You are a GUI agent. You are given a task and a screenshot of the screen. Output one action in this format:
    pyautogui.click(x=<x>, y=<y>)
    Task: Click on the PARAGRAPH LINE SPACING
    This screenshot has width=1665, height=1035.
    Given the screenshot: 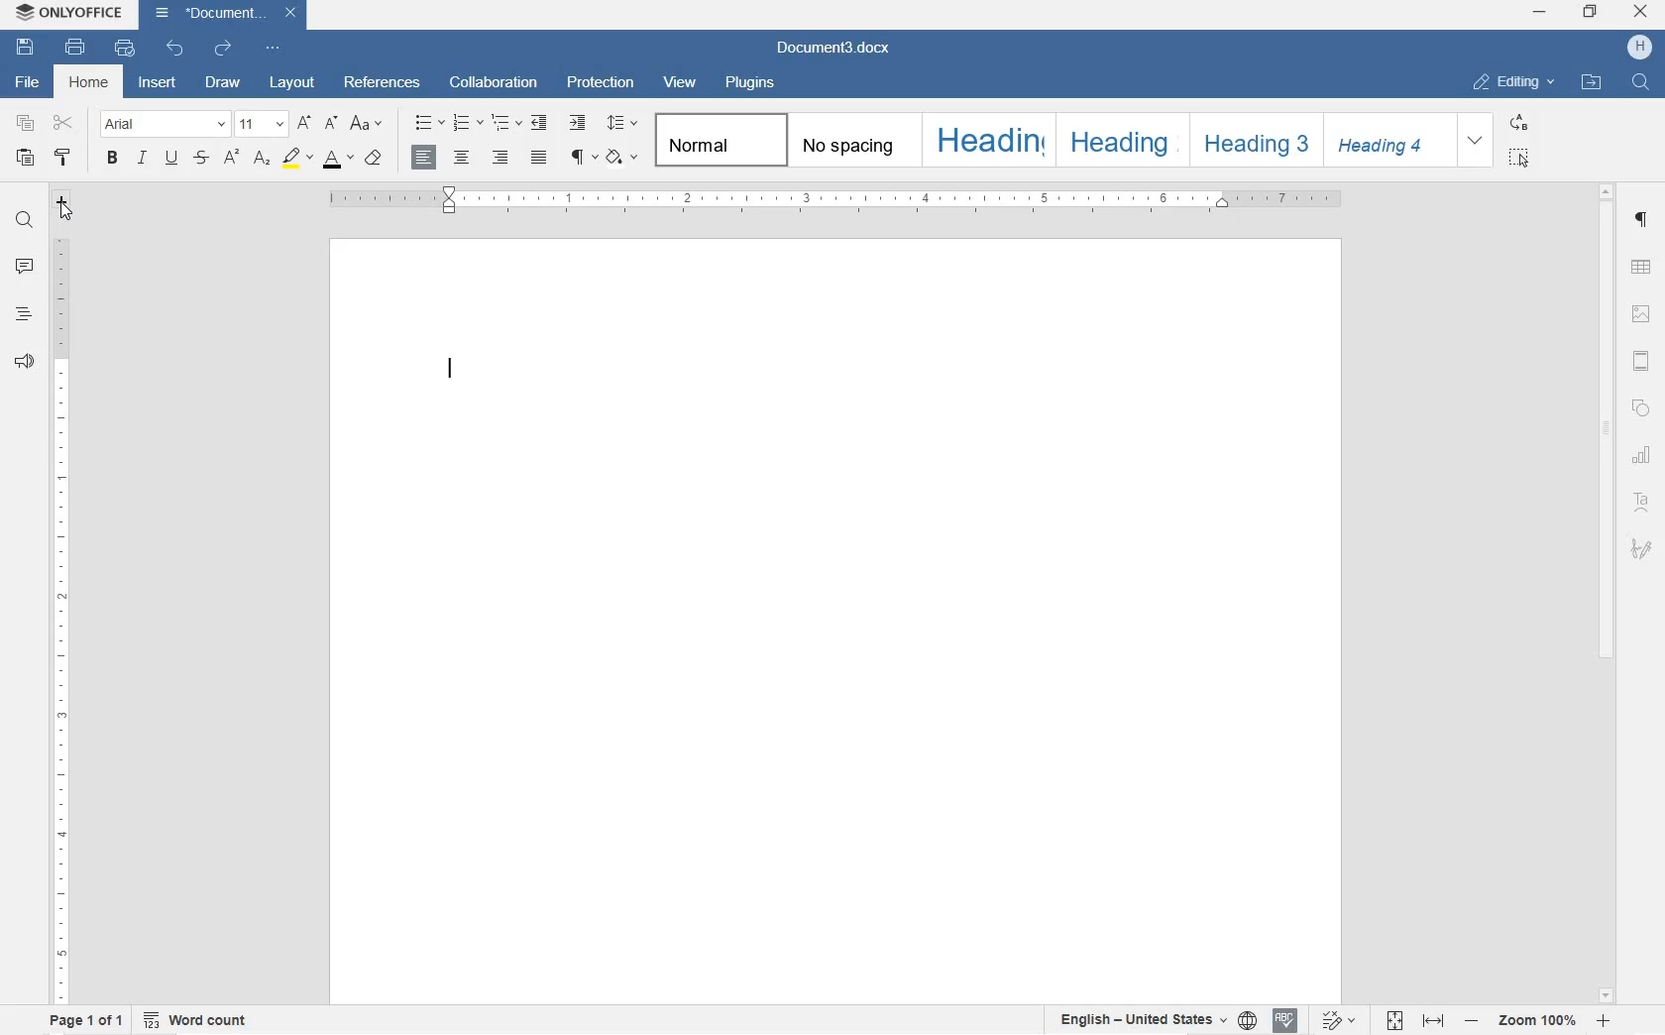 What is the action you would take?
    pyautogui.click(x=622, y=124)
    